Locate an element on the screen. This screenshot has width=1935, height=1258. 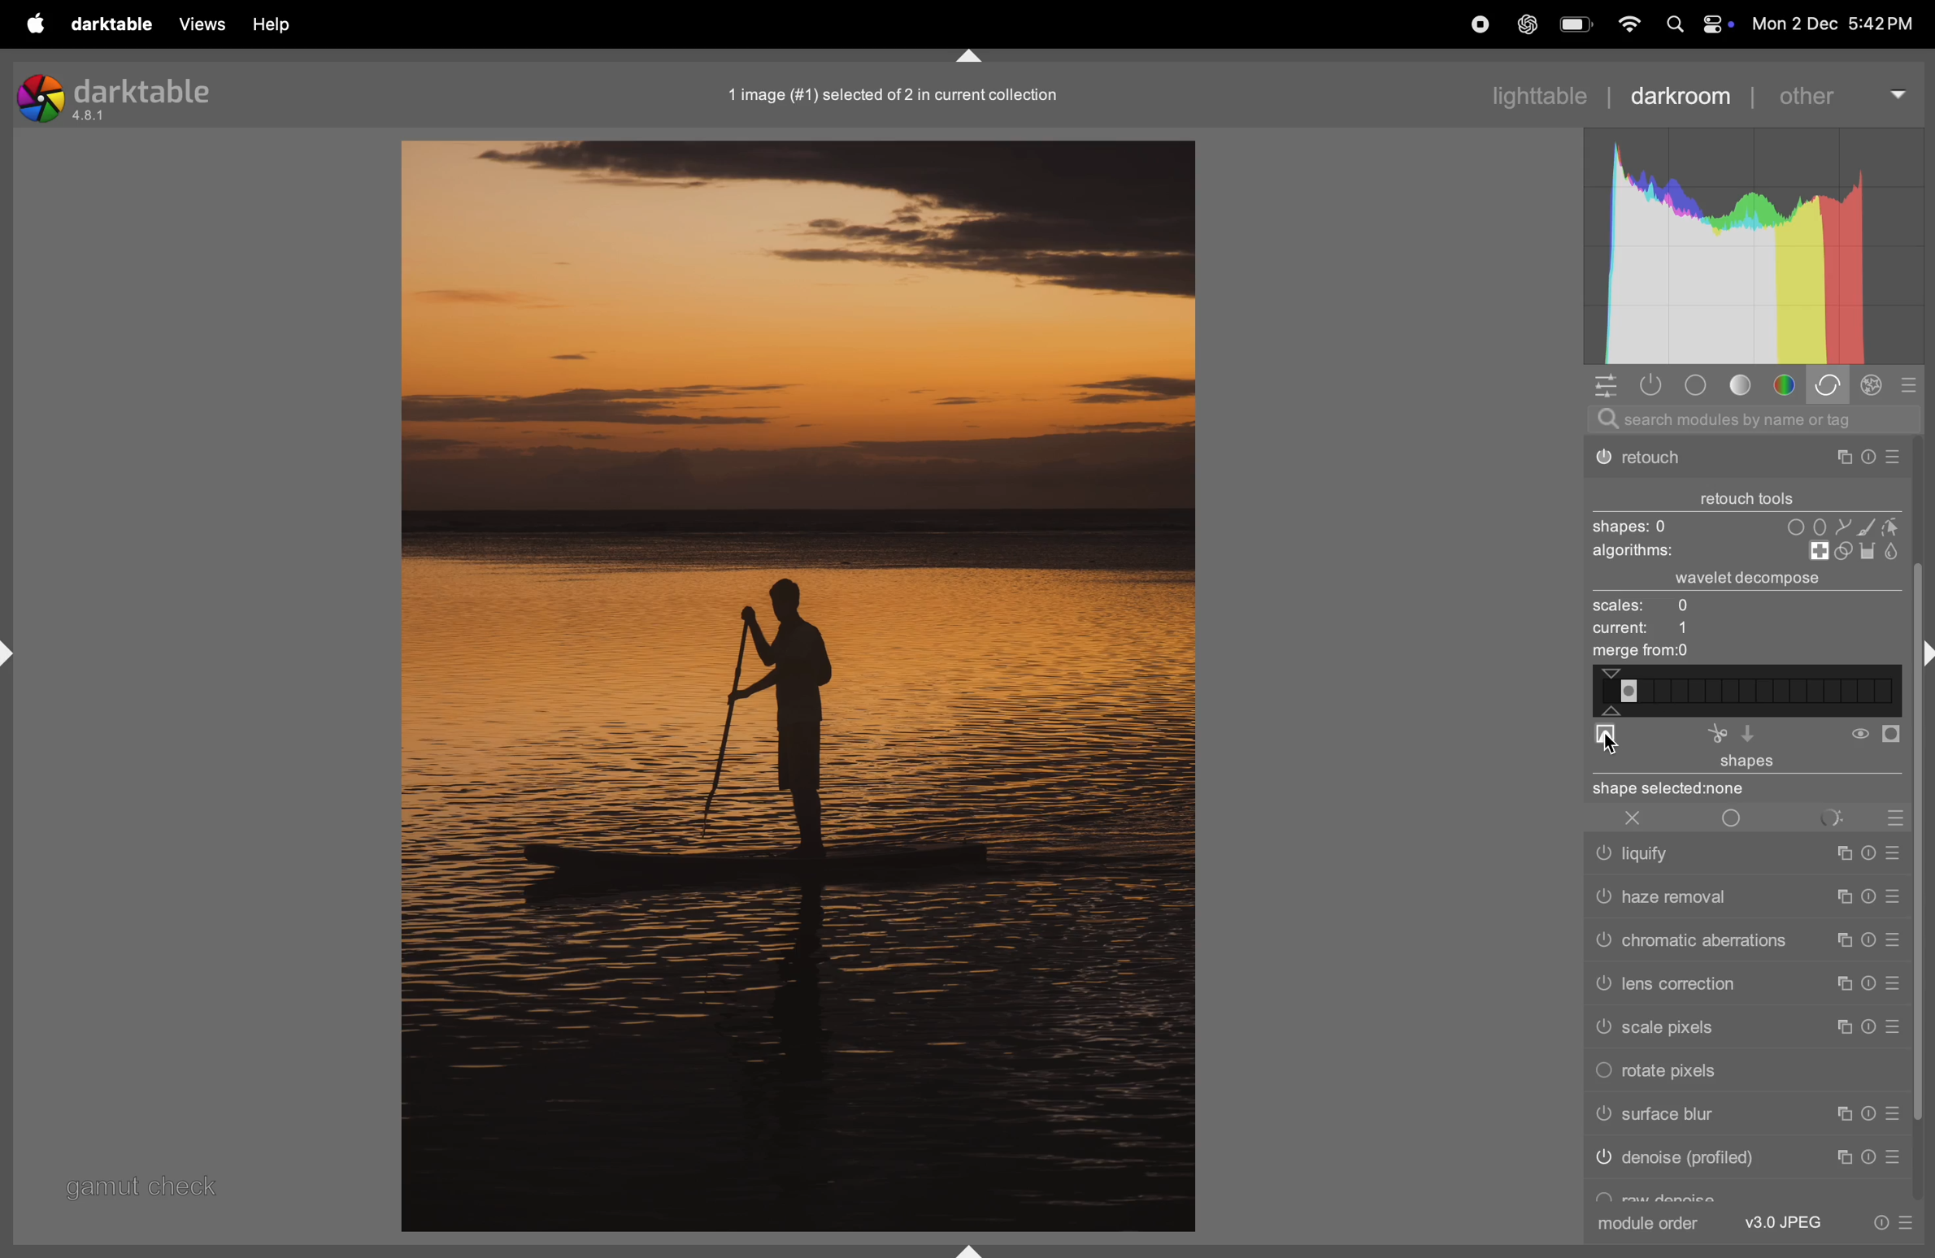
wave let decompose is located at coordinates (1755, 580).